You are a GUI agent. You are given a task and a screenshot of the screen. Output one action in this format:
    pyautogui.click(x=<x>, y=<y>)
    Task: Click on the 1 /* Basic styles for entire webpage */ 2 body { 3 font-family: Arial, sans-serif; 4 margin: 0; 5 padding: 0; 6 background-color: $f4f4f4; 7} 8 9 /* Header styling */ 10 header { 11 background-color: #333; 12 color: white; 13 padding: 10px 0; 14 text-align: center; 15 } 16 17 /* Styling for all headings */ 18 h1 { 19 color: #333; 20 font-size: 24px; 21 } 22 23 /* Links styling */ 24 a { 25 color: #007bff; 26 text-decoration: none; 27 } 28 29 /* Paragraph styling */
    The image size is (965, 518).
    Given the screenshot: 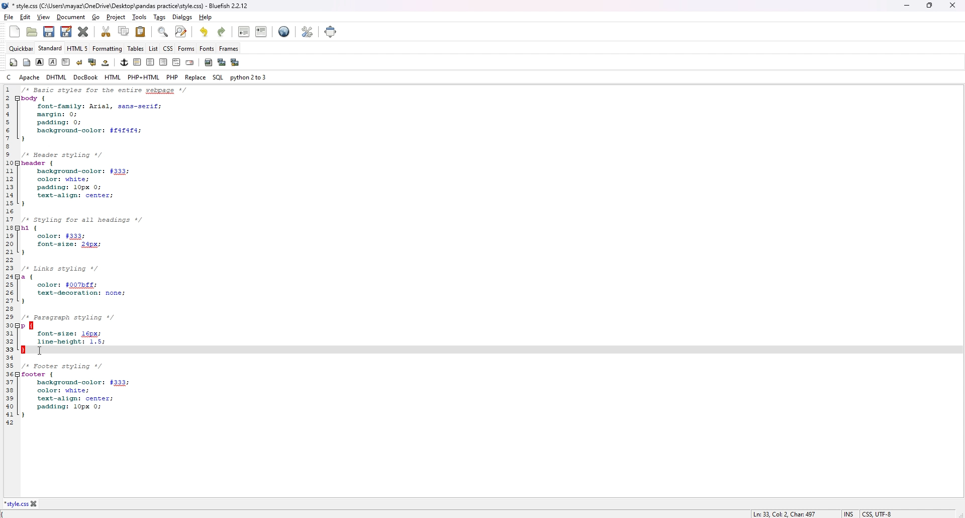 What is the action you would take?
    pyautogui.click(x=97, y=202)
    